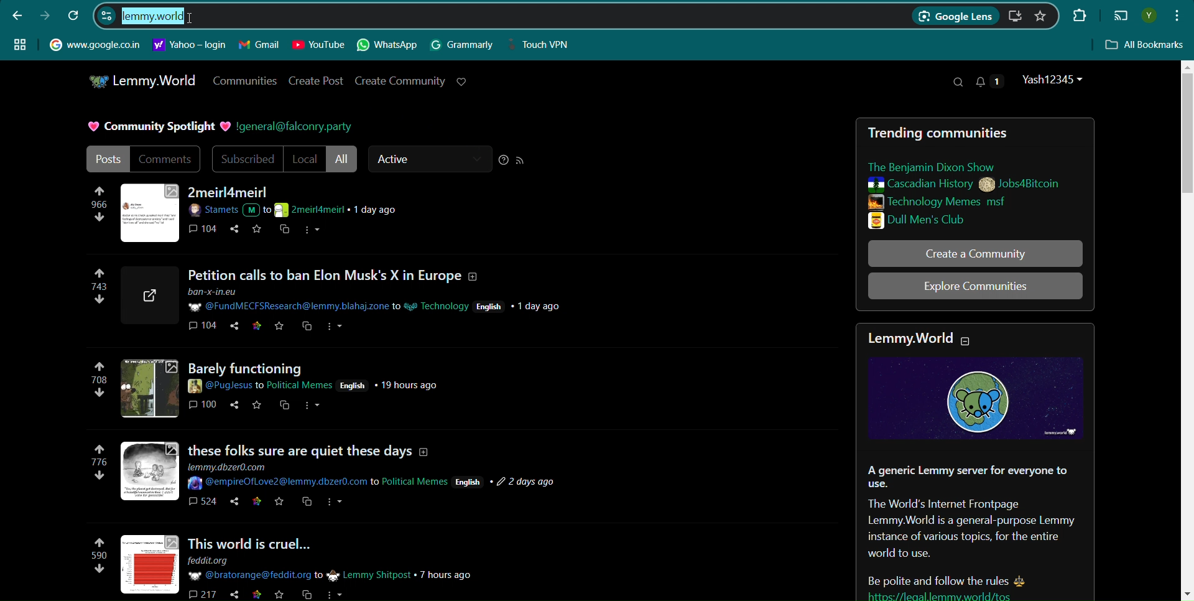  I want to click on Profile, so click(1149, 16).